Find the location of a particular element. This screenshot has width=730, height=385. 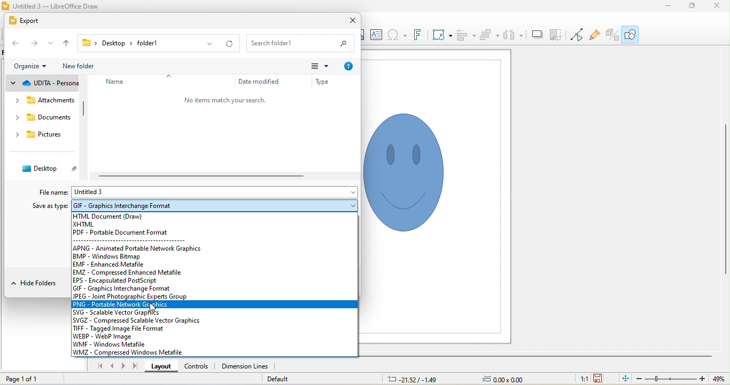

udita personal is located at coordinates (50, 84).